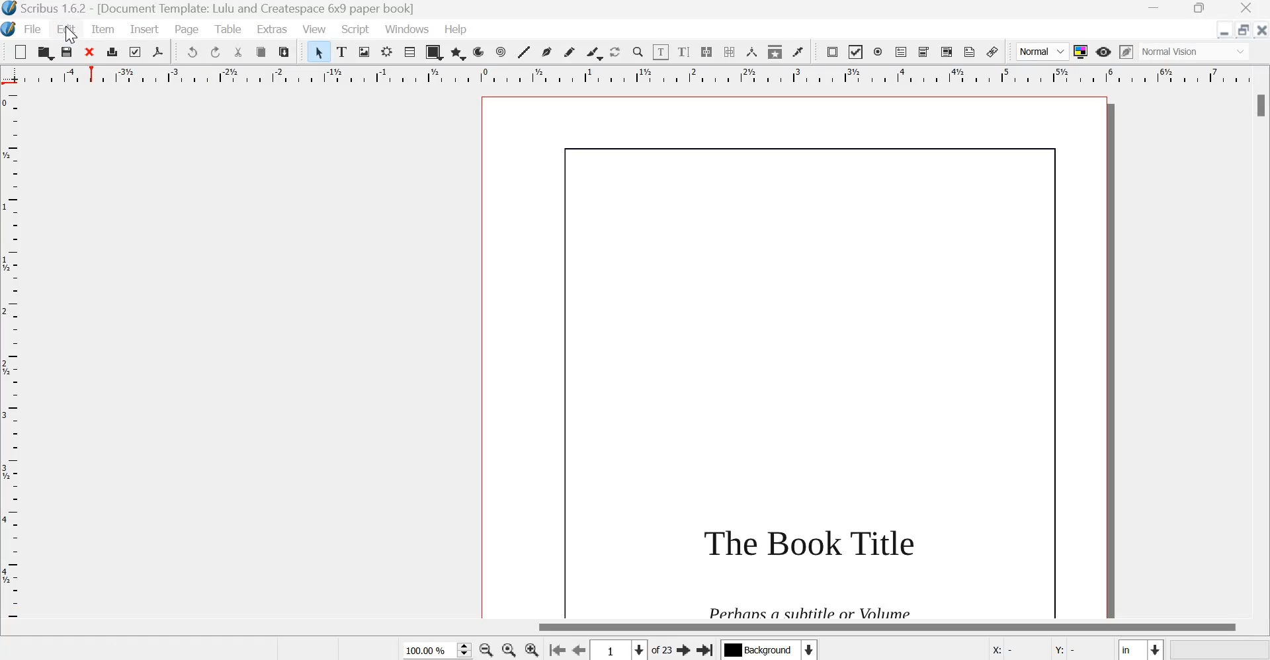  What do you see at coordinates (136, 52) in the screenshot?
I see `preflight verifier` at bounding box center [136, 52].